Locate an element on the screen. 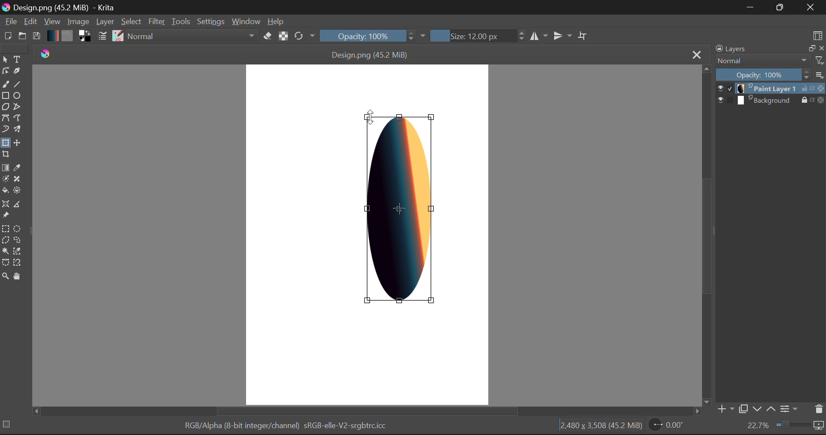 This screenshot has height=435, width=826. Freehand Path Tool is located at coordinates (18, 118).